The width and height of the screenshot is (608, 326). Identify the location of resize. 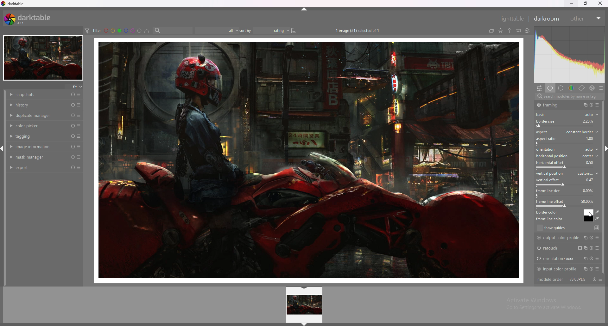
(587, 3).